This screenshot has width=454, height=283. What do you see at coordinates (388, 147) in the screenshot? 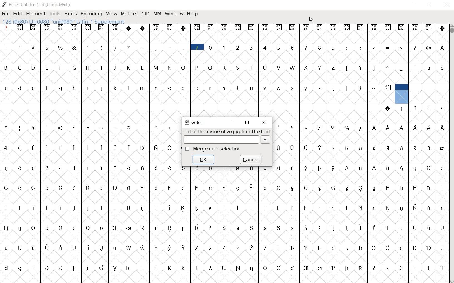
I see `Symbol` at bounding box center [388, 147].